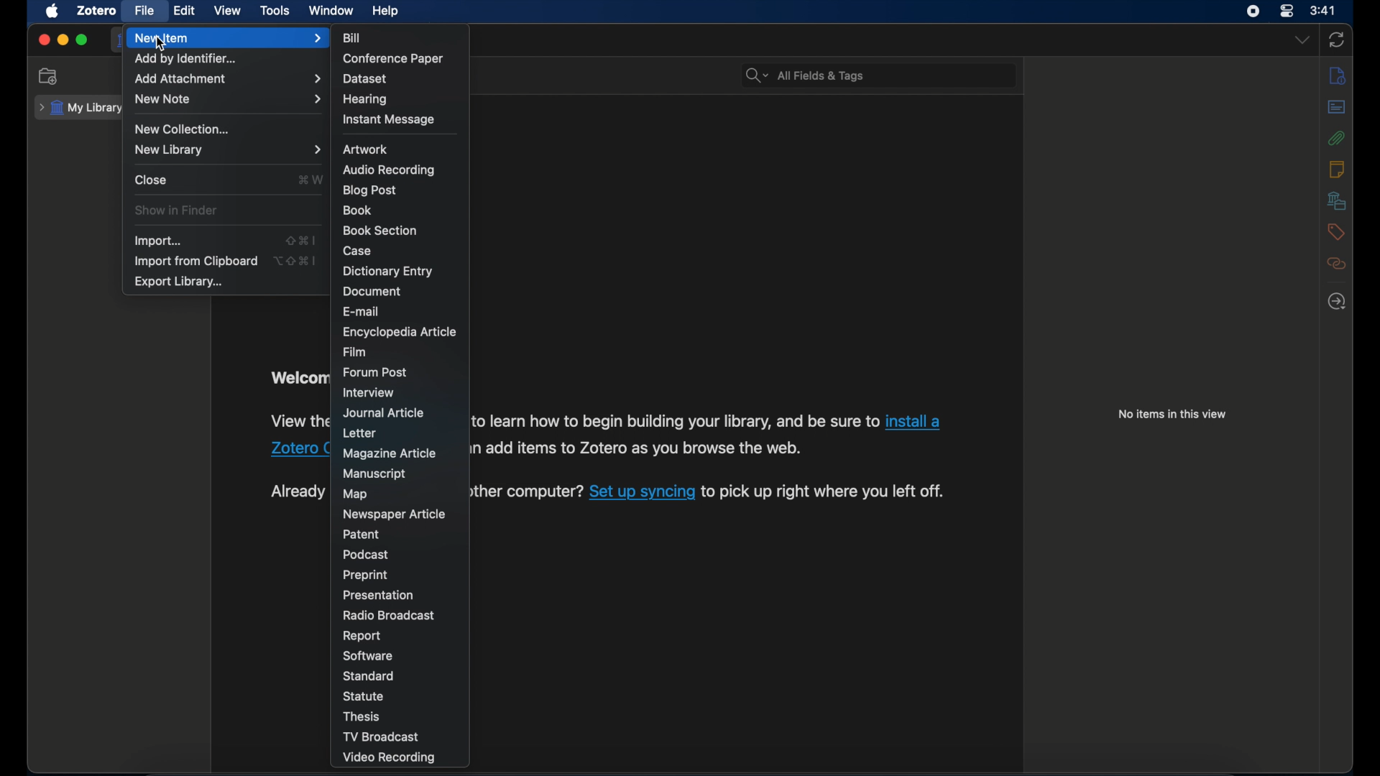 The height and width of the screenshot is (776, 1380). What do you see at coordinates (362, 637) in the screenshot?
I see `report` at bounding box center [362, 637].